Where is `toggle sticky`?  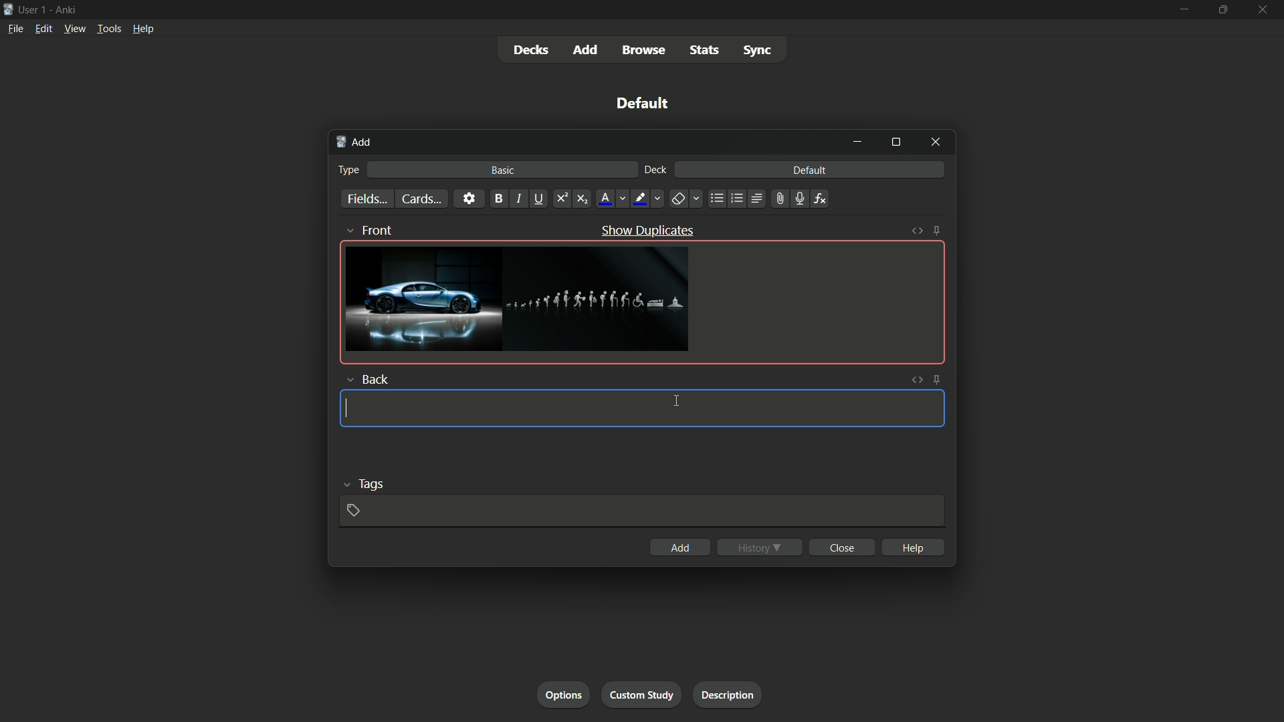 toggle sticky is located at coordinates (938, 379).